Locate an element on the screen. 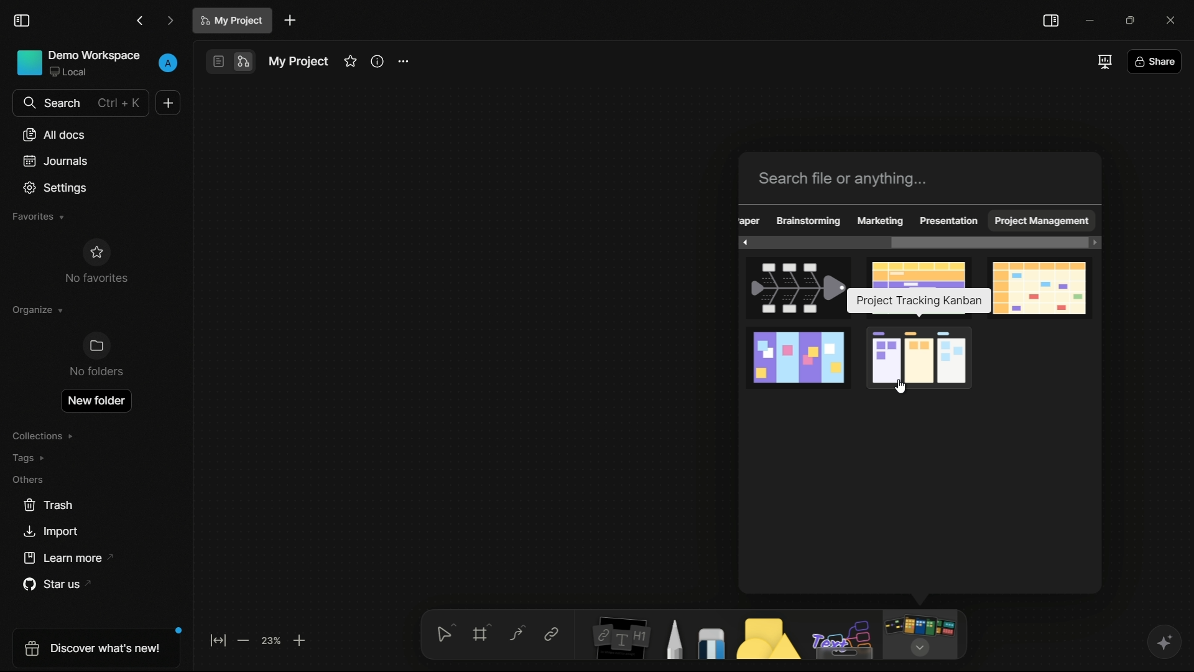  document name is located at coordinates (234, 21).